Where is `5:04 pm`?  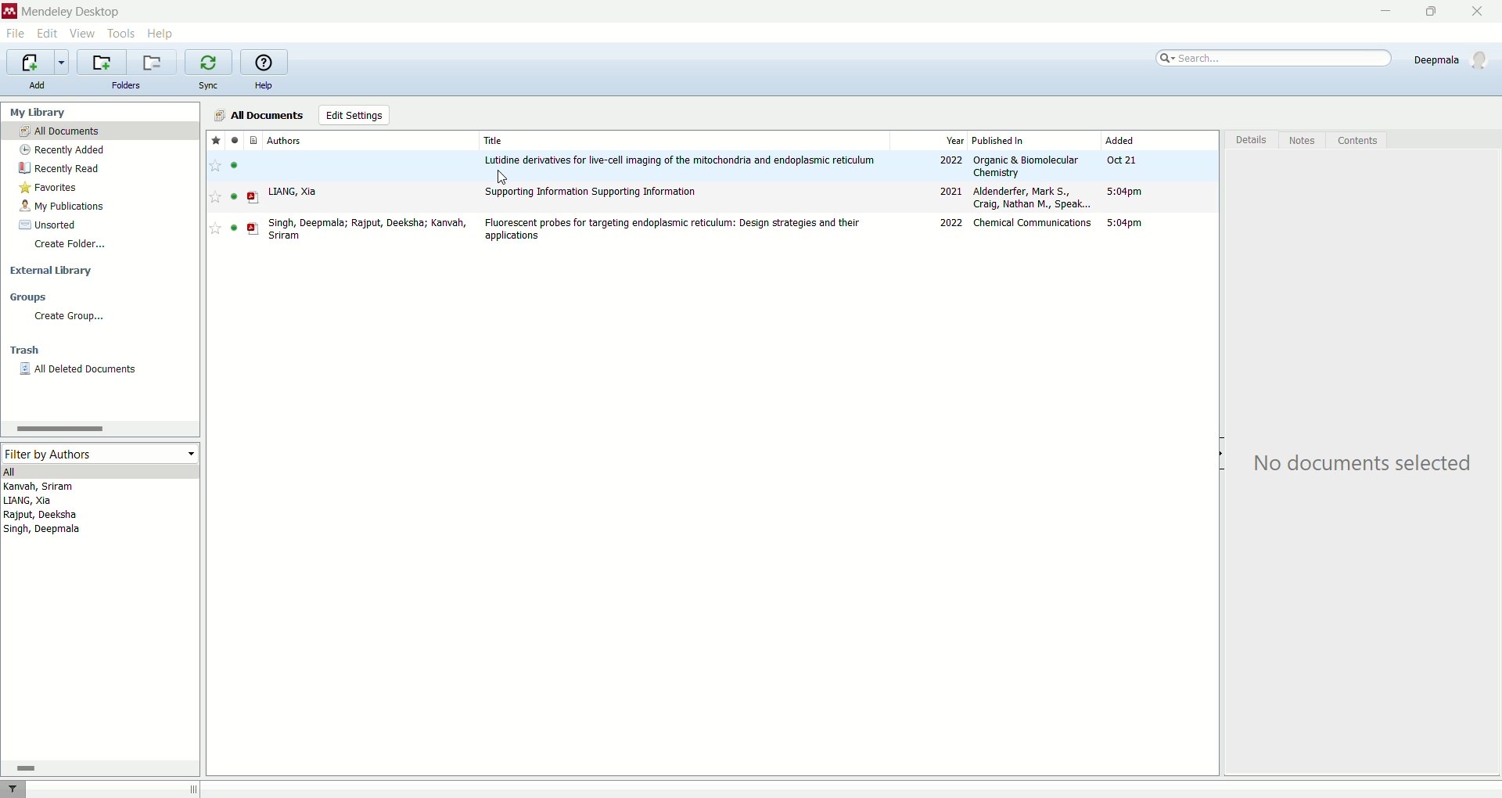
5:04 pm is located at coordinates (1130, 224).